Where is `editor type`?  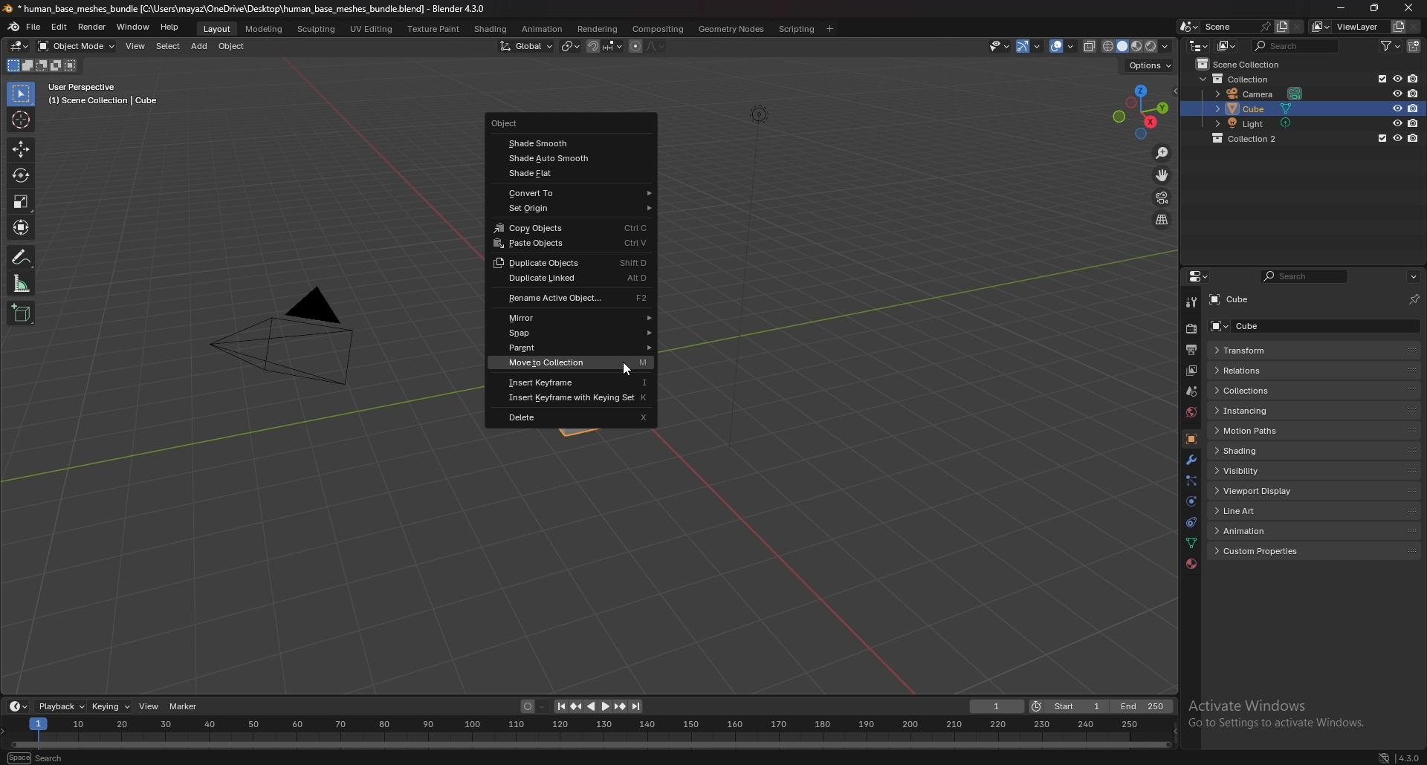
editor type is located at coordinates (1200, 276).